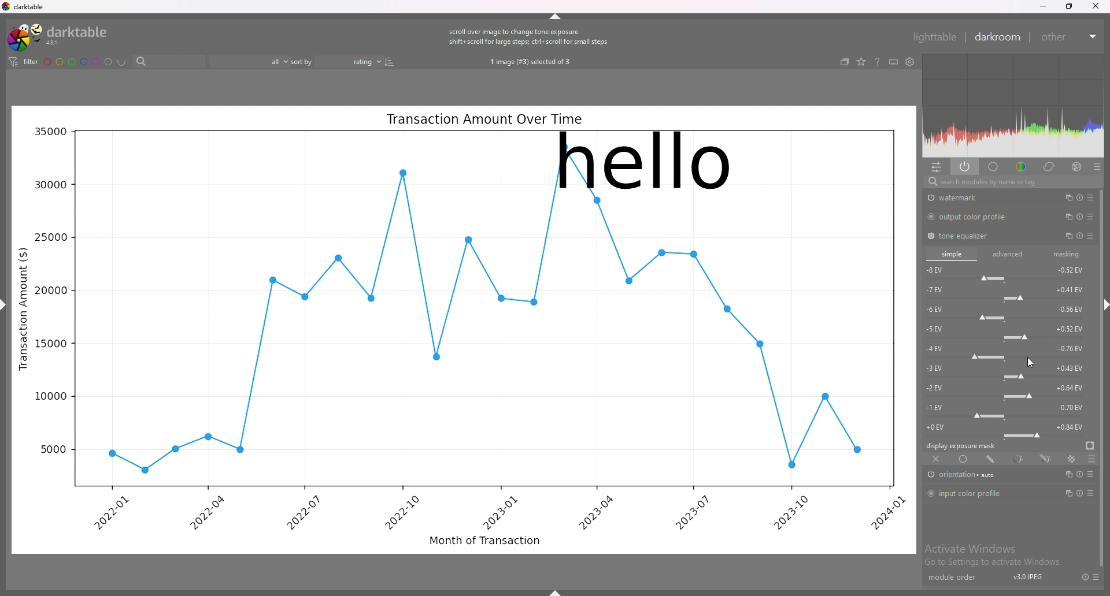 This screenshot has width=1110, height=596. Describe the element at coordinates (206, 512) in the screenshot. I see `2022-04` at that location.